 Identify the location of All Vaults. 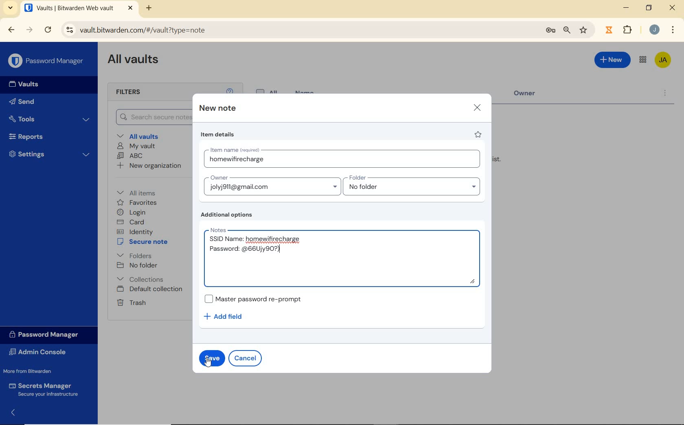
(134, 61).